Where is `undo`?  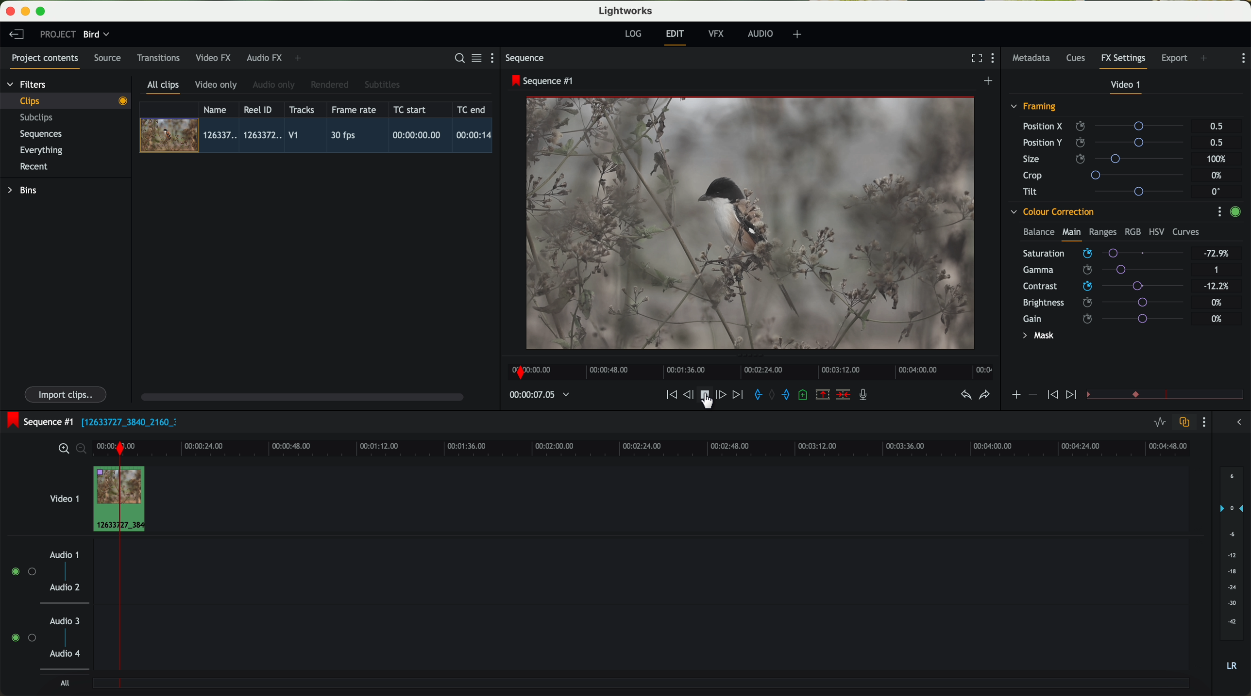
undo is located at coordinates (965, 395).